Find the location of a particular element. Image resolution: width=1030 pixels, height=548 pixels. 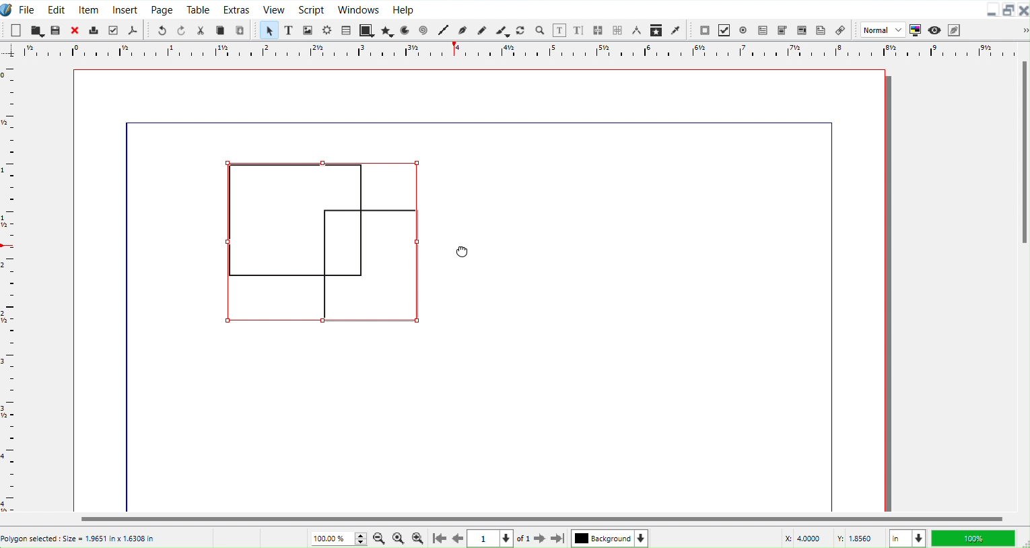

Drop down box is located at coordinates (1019, 30).